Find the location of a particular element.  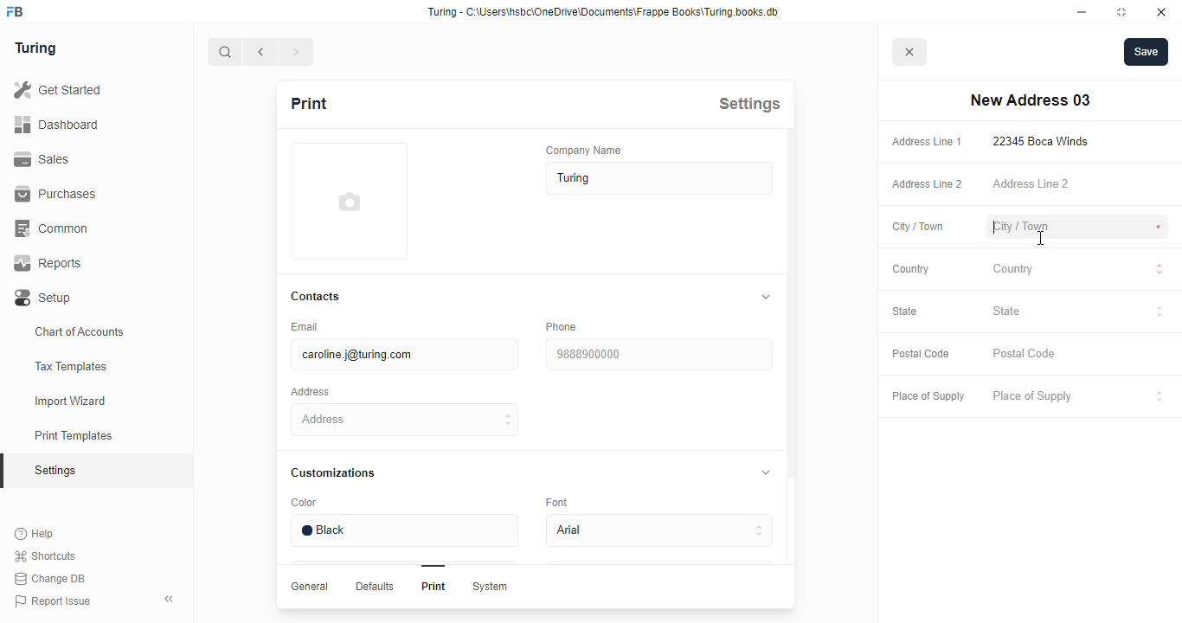

save is located at coordinates (1147, 52).